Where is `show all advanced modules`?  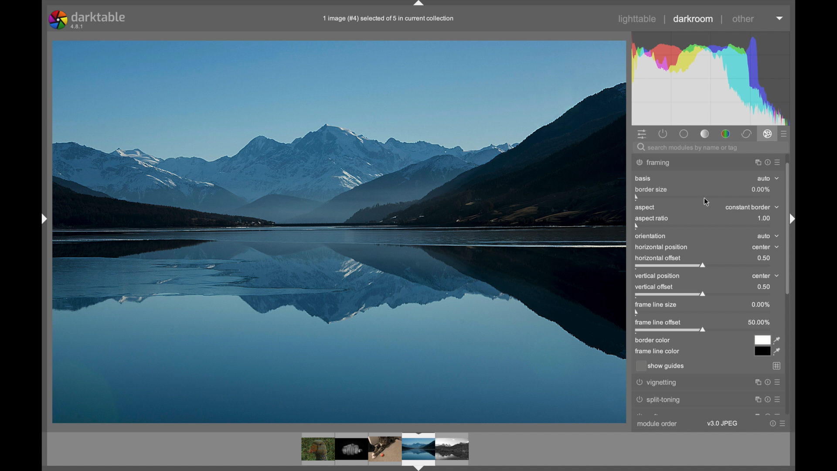
show all advanced modules is located at coordinates (784, 134).